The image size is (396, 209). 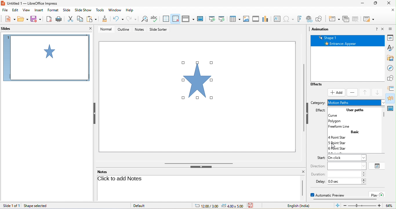 What do you see at coordinates (131, 19) in the screenshot?
I see `redo` at bounding box center [131, 19].